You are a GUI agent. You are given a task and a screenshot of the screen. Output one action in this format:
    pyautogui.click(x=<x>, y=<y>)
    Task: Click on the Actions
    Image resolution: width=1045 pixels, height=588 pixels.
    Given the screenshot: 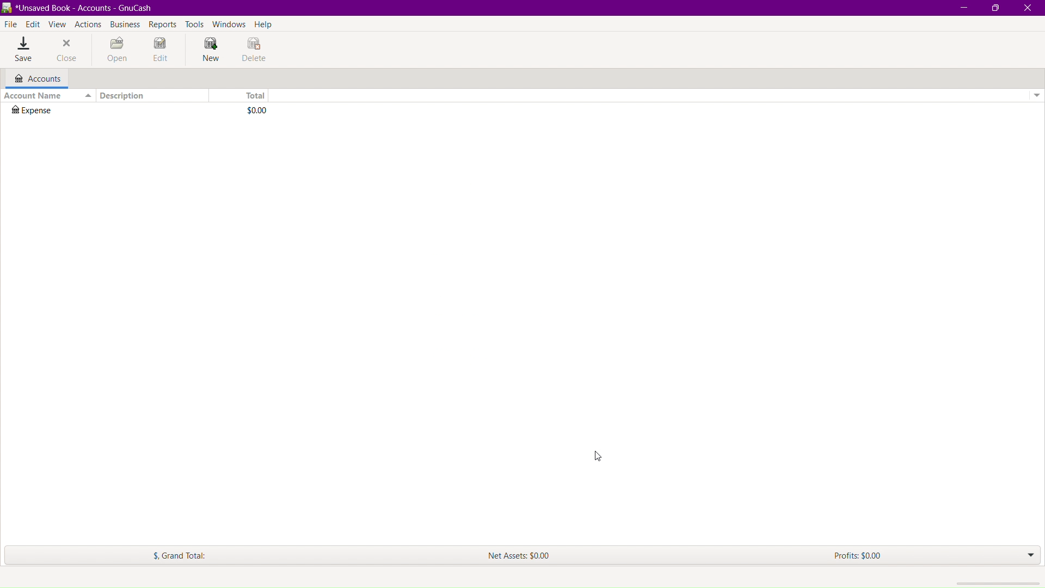 What is the action you would take?
    pyautogui.click(x=88, y=23)
    